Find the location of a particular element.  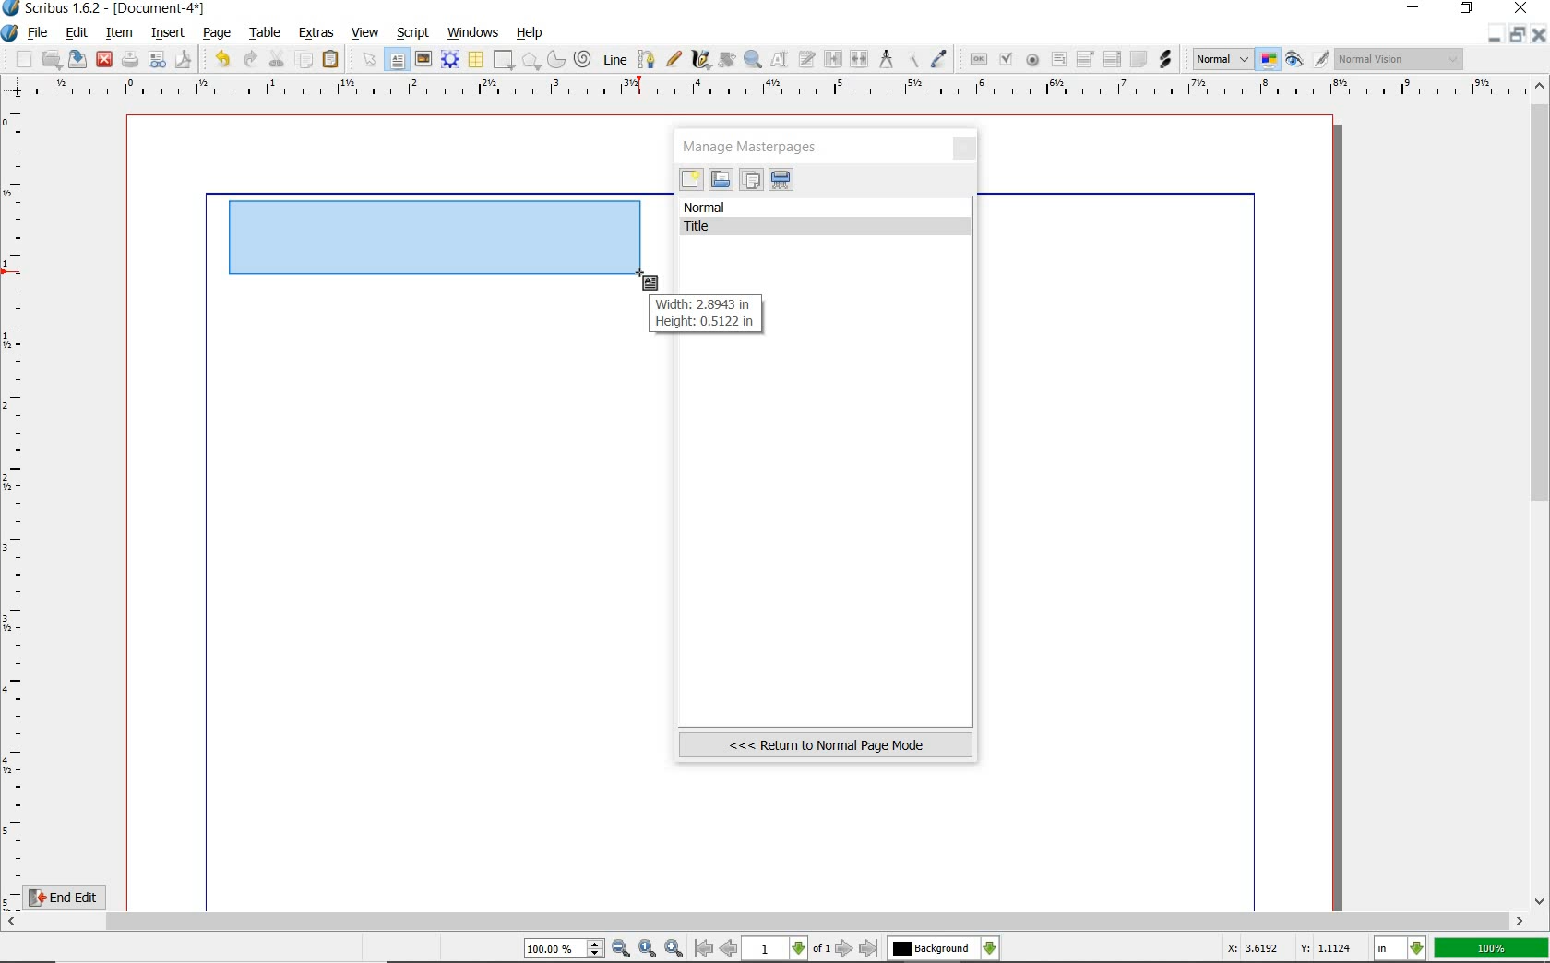

preflight verifier is located at coordinates (158, 61).